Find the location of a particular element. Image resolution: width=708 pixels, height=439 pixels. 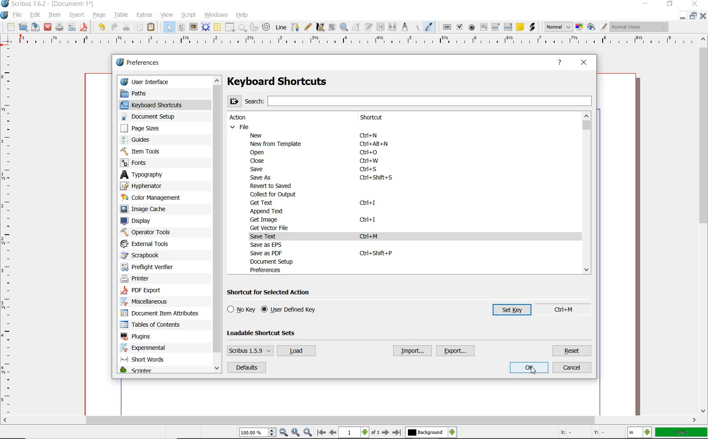

save as pdf is located at coordinates (85, 28).